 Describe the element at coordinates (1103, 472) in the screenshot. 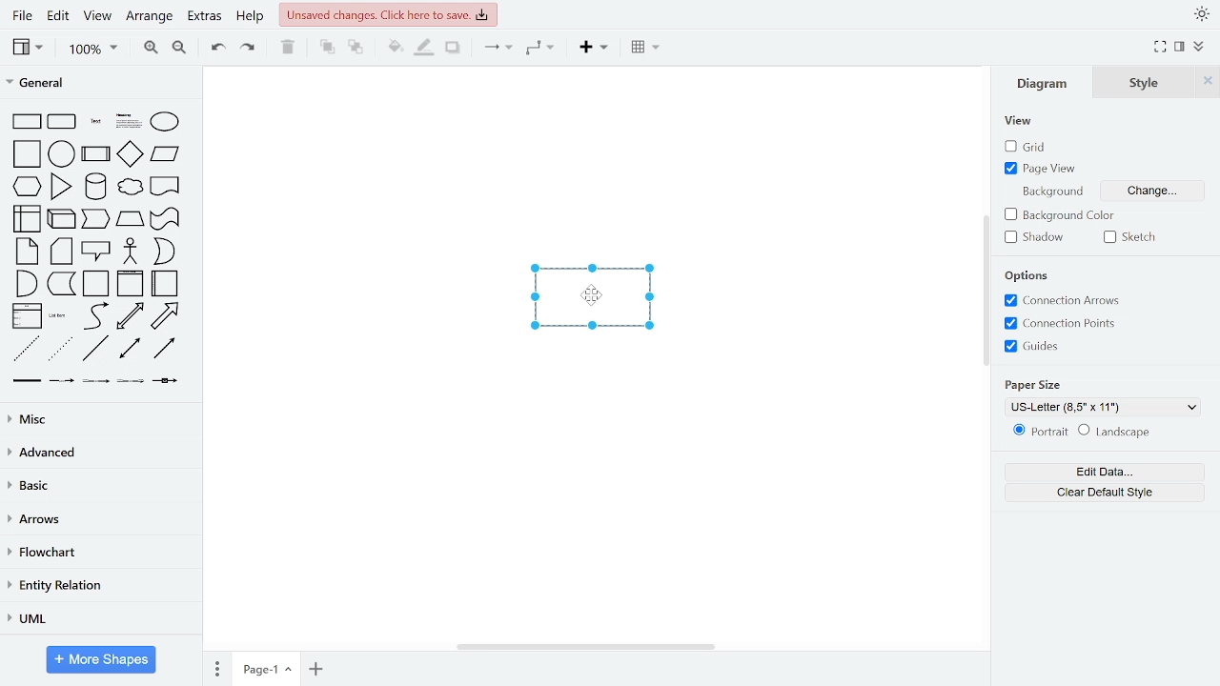

I see `edit data` at that location.